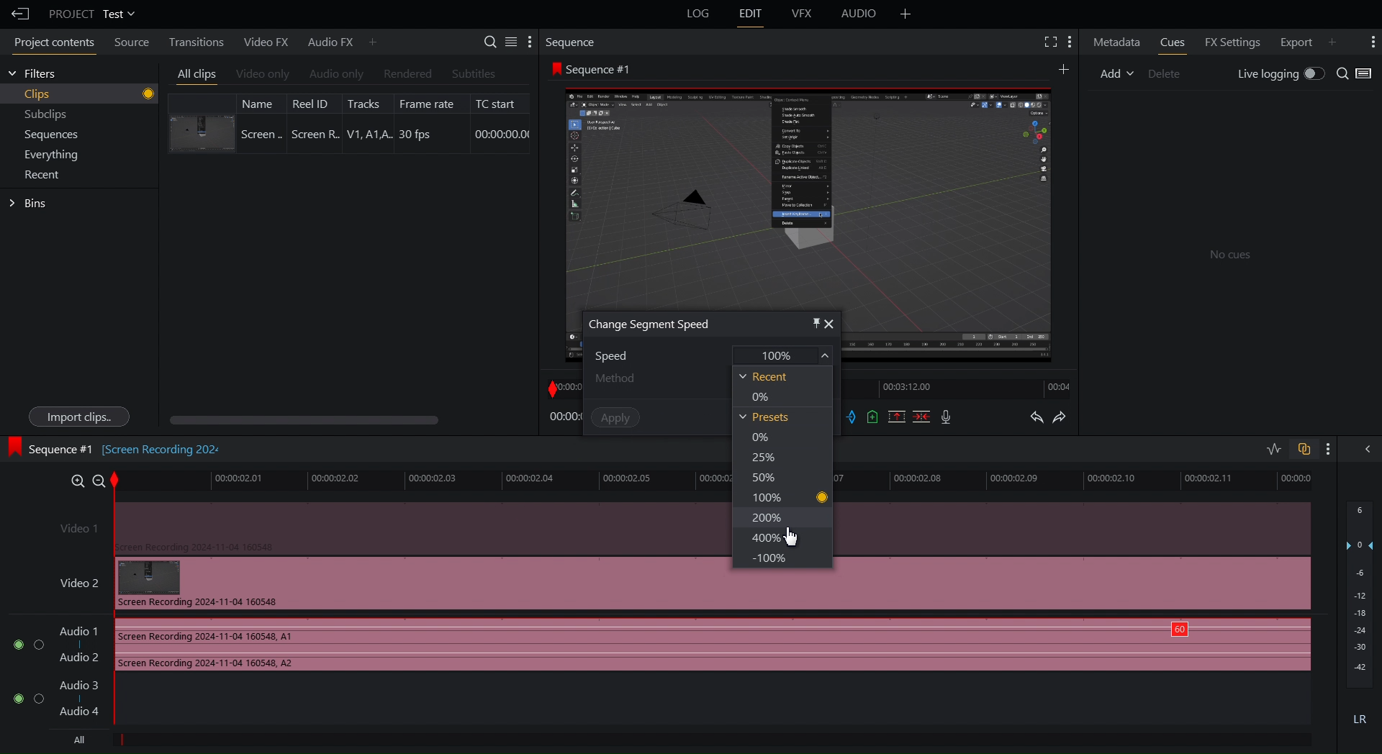 This screenshot has width=1382, height=754. I want to click on Edit, so click(751, 14).